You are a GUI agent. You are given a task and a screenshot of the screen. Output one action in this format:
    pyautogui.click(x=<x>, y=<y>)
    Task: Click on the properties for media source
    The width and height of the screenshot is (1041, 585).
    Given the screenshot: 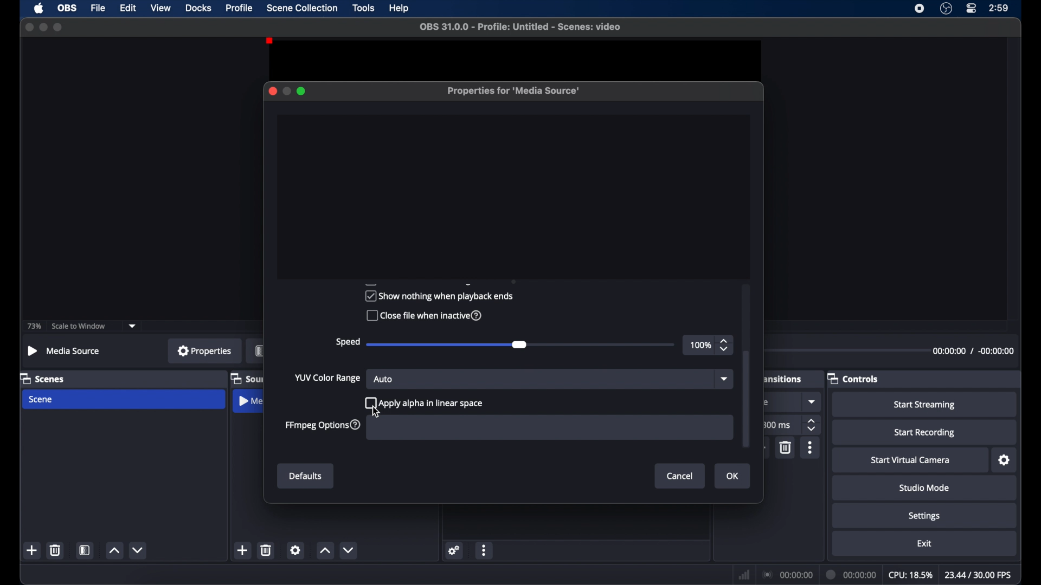 What is the action you would take?
    pyautogui.click(x=513, y=90)
    